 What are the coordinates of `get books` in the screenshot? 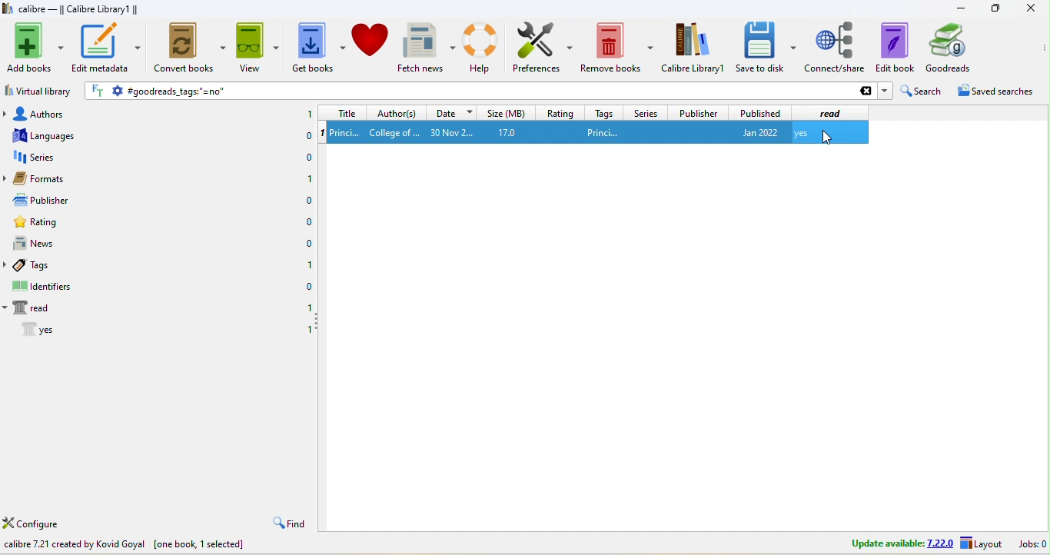 It's located at (318, 47).